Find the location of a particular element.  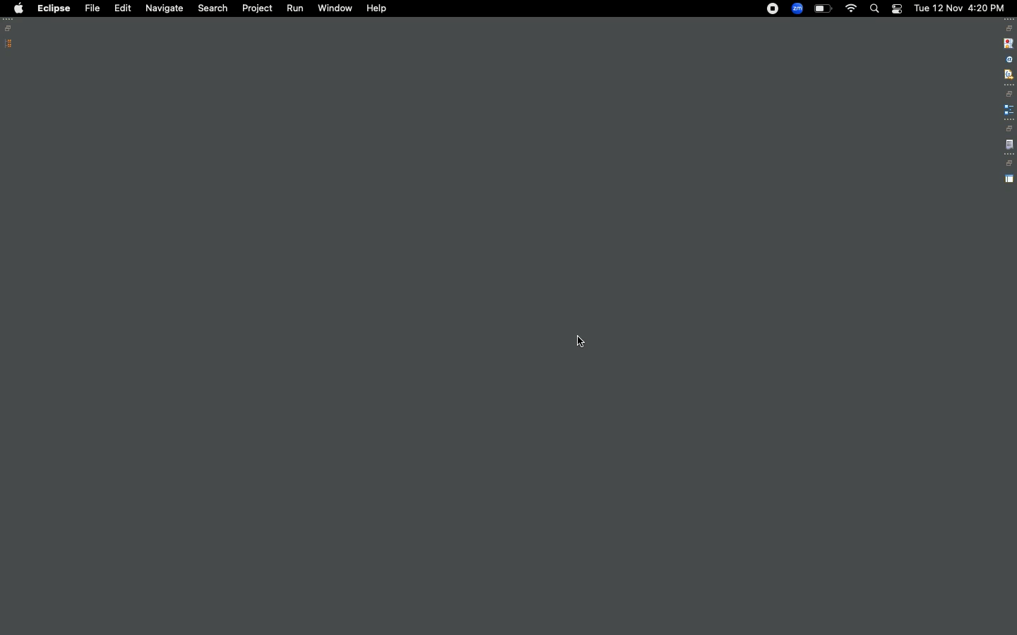

window is located at coordinates (334, 8).